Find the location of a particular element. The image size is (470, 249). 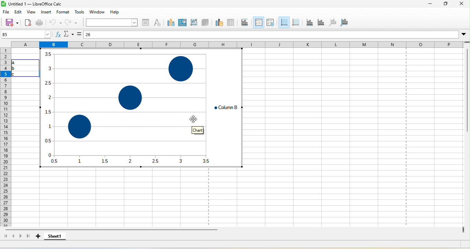

c is located at coordinates (17, 74).